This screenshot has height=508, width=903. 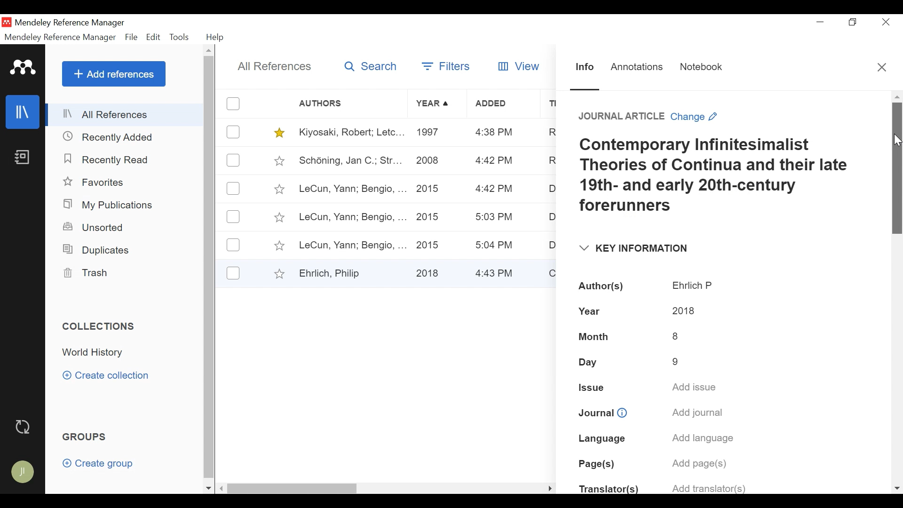 What do you see at coordinates (23, 427) in the screenshot?
I see `Sync` at bounding box center [23, 427].